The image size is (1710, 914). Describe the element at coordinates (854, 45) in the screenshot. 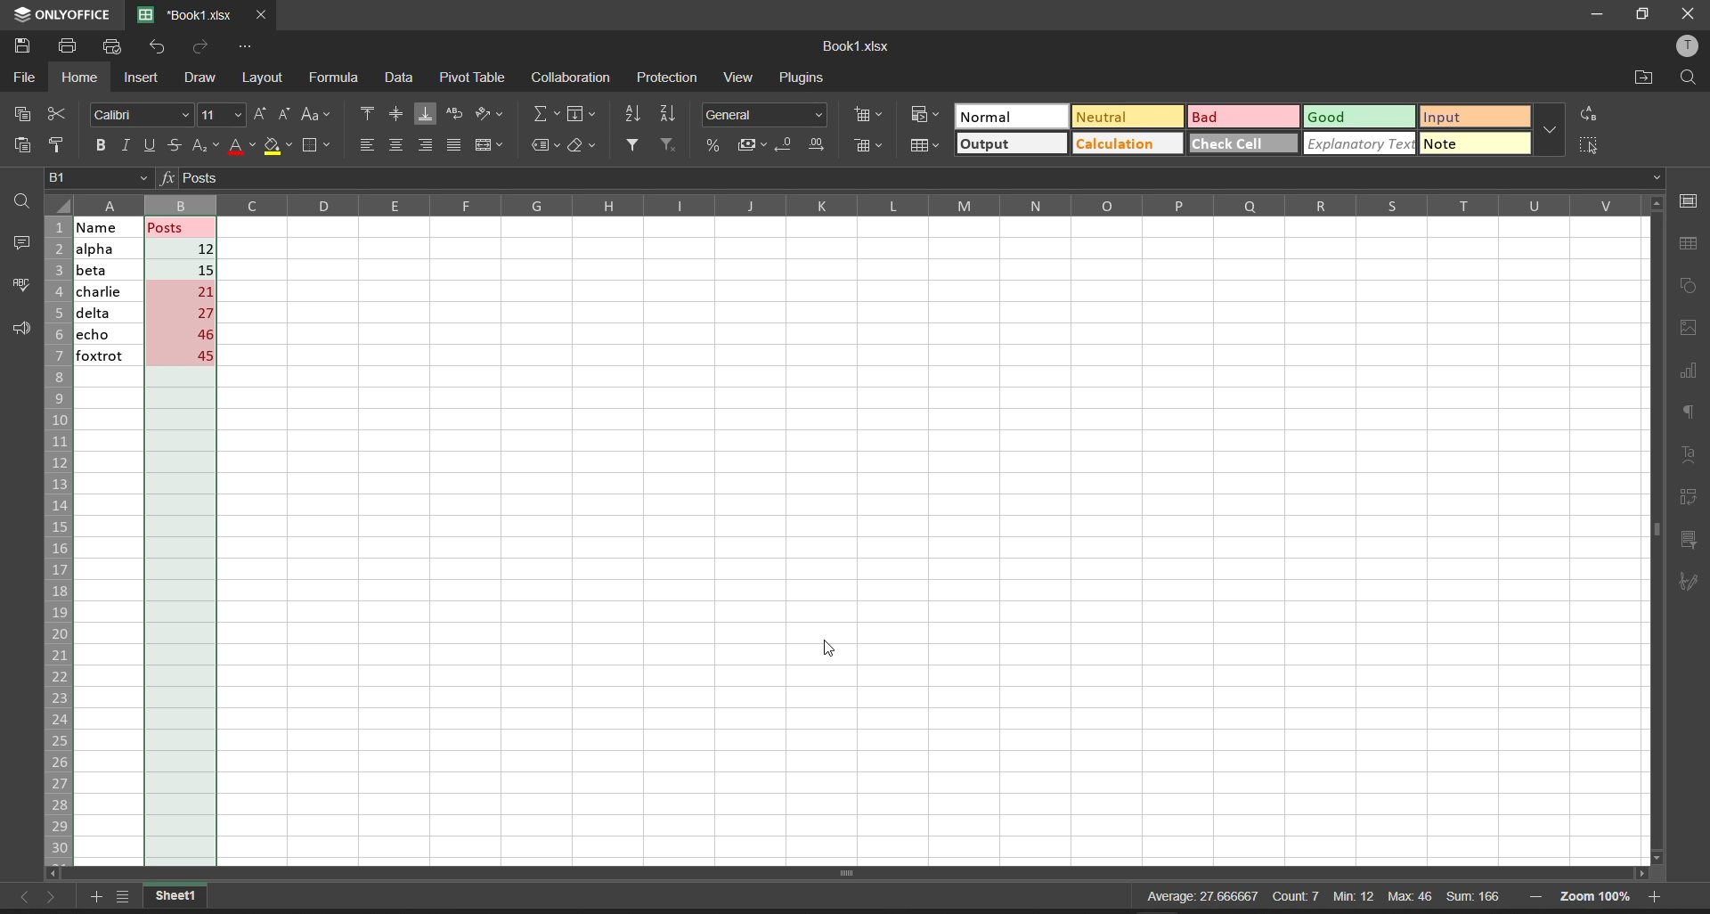

I see `Book1.xlsx` at that location.